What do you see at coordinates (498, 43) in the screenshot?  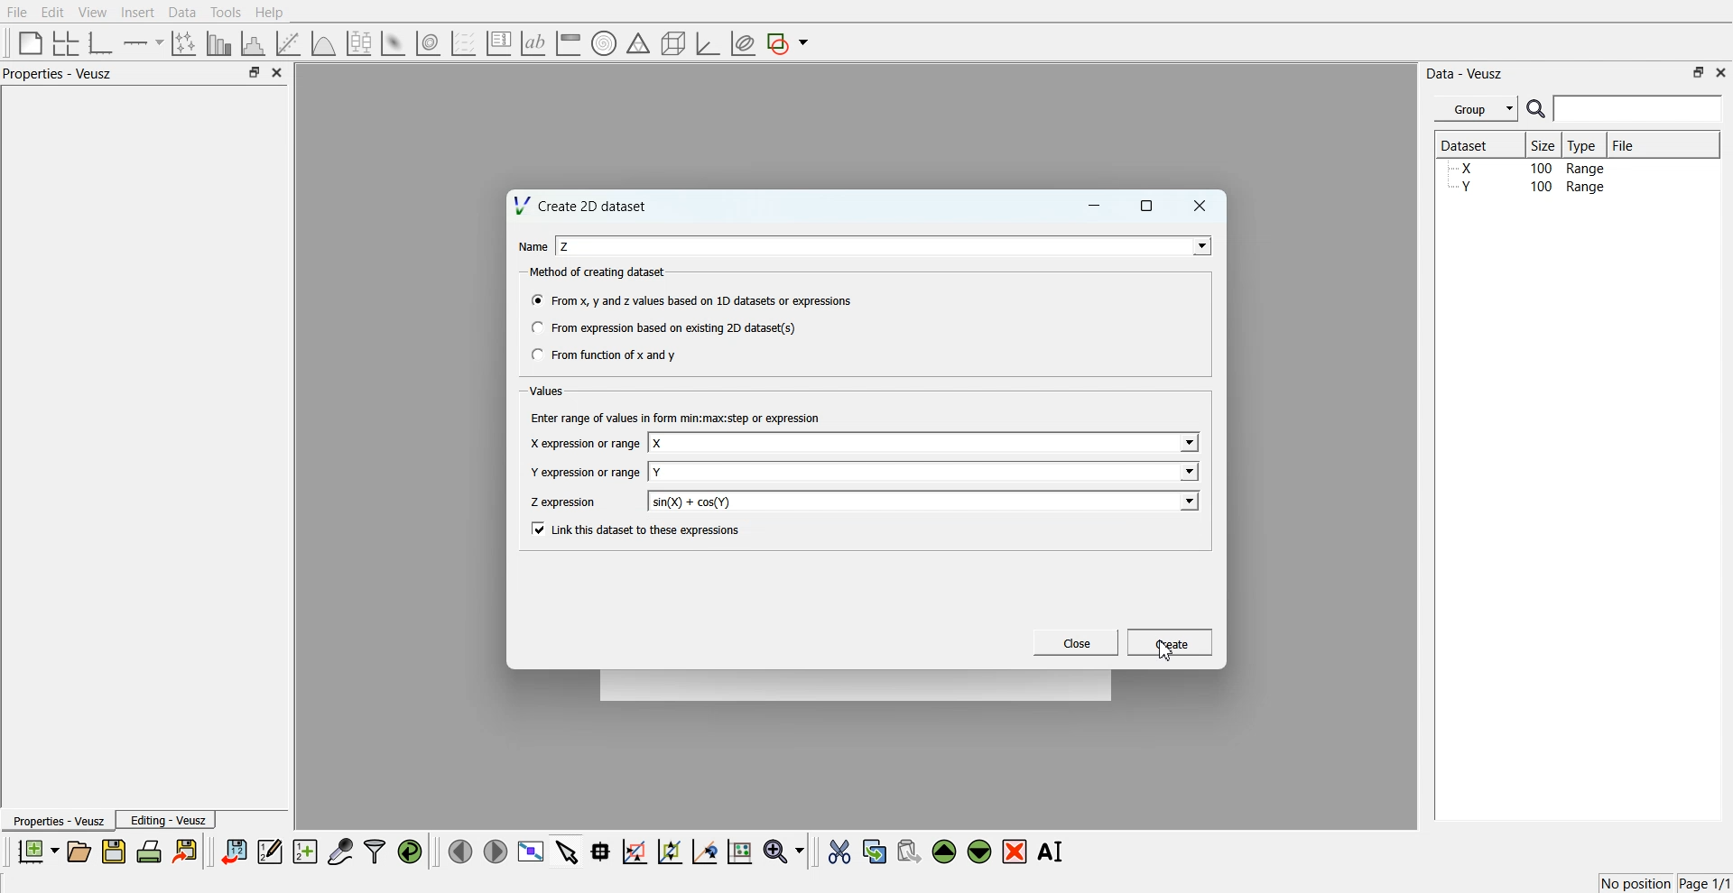 I see `Plot key` at bounding box center [498, 43].